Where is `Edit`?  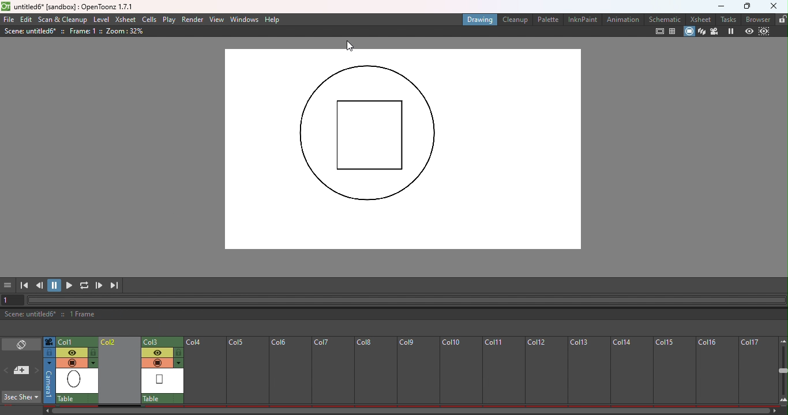 Edit is located at coordinates (27, 20).